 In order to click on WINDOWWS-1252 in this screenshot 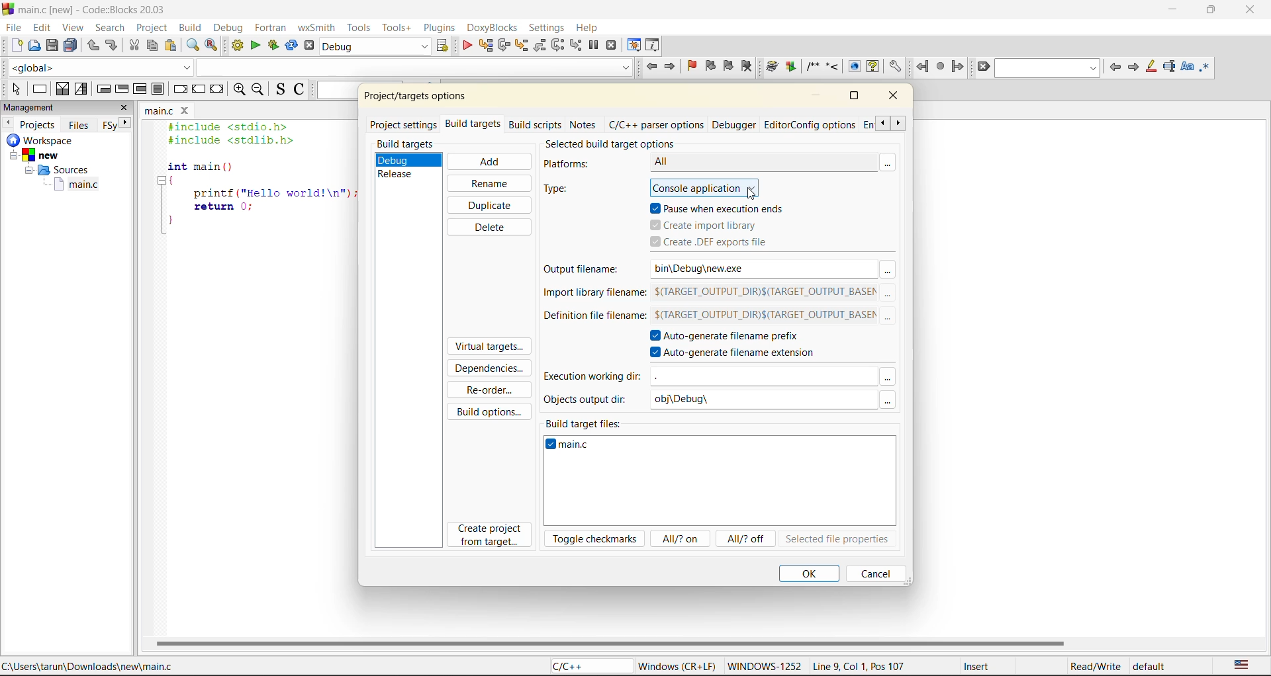, I will do `click(767, 665)`.